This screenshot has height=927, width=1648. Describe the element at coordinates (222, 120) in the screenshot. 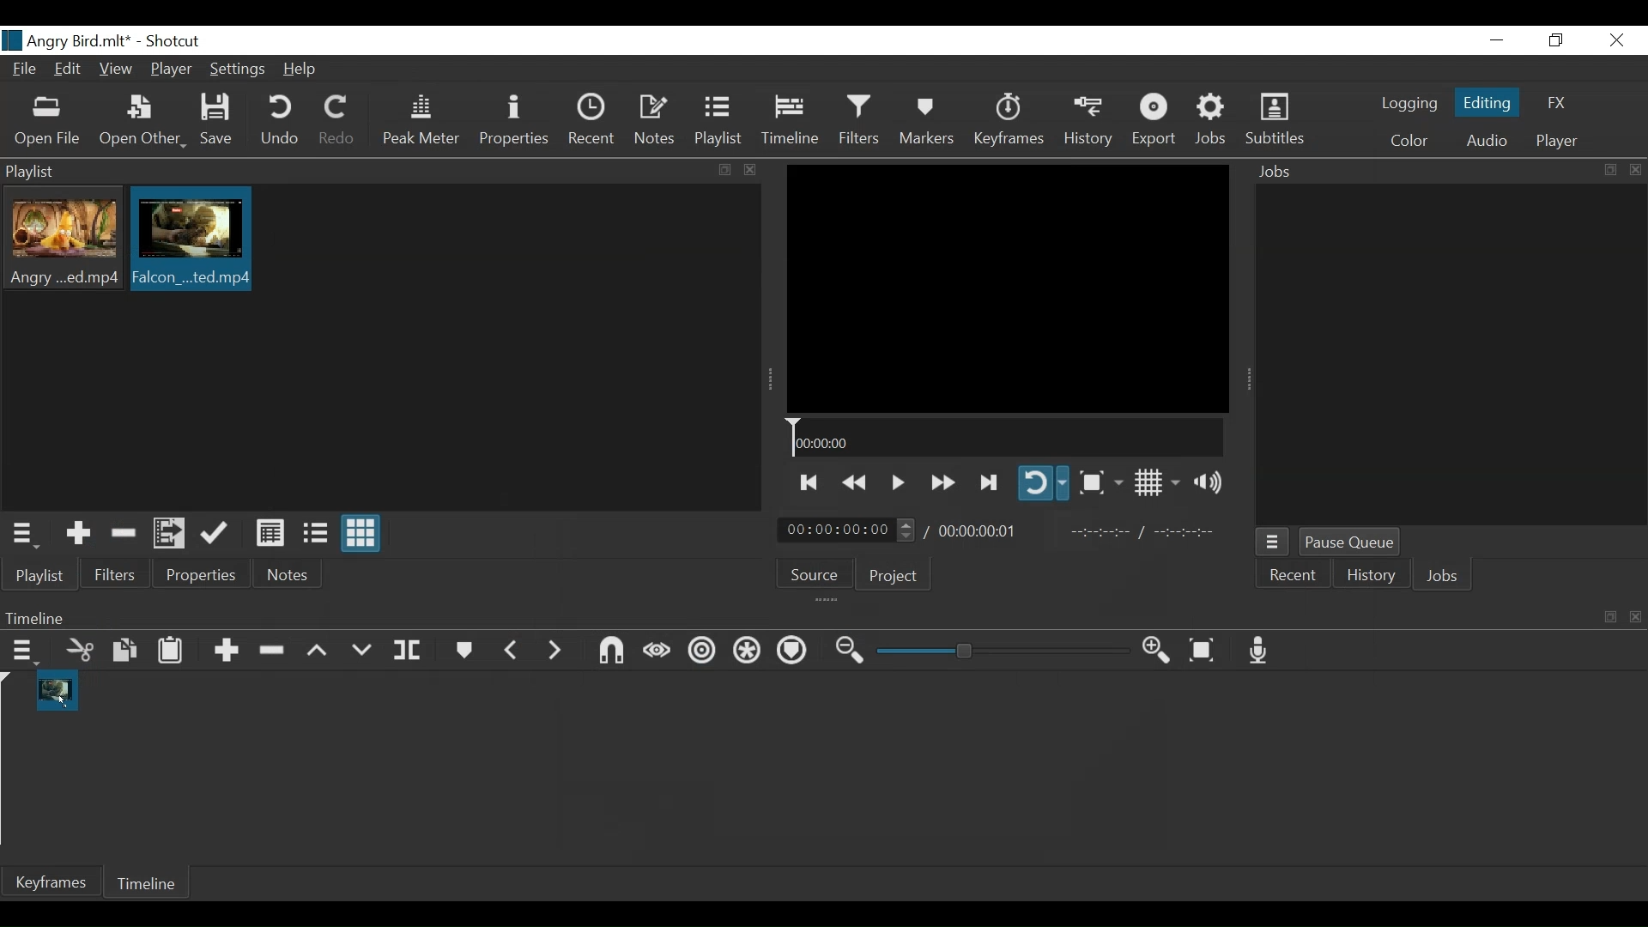

I see `Save` at that location.